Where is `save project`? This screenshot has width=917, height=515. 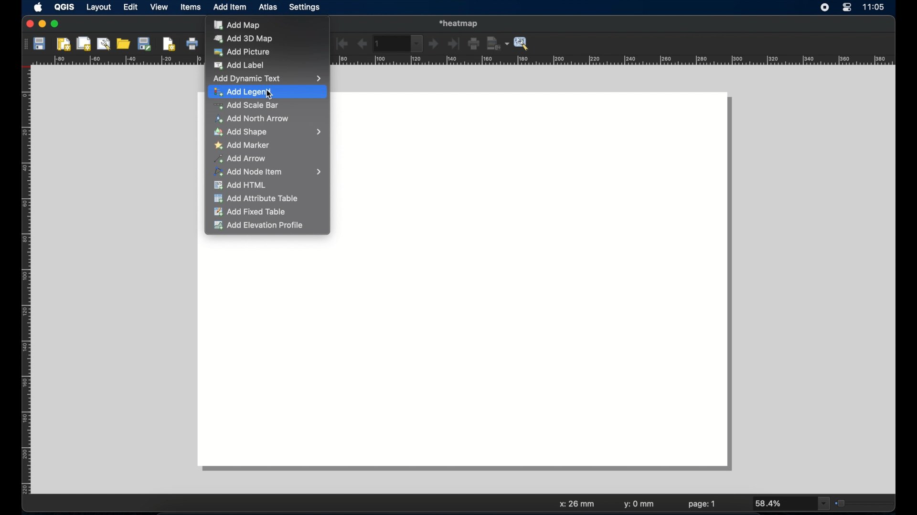 save project is located at coordinates (41, 45).